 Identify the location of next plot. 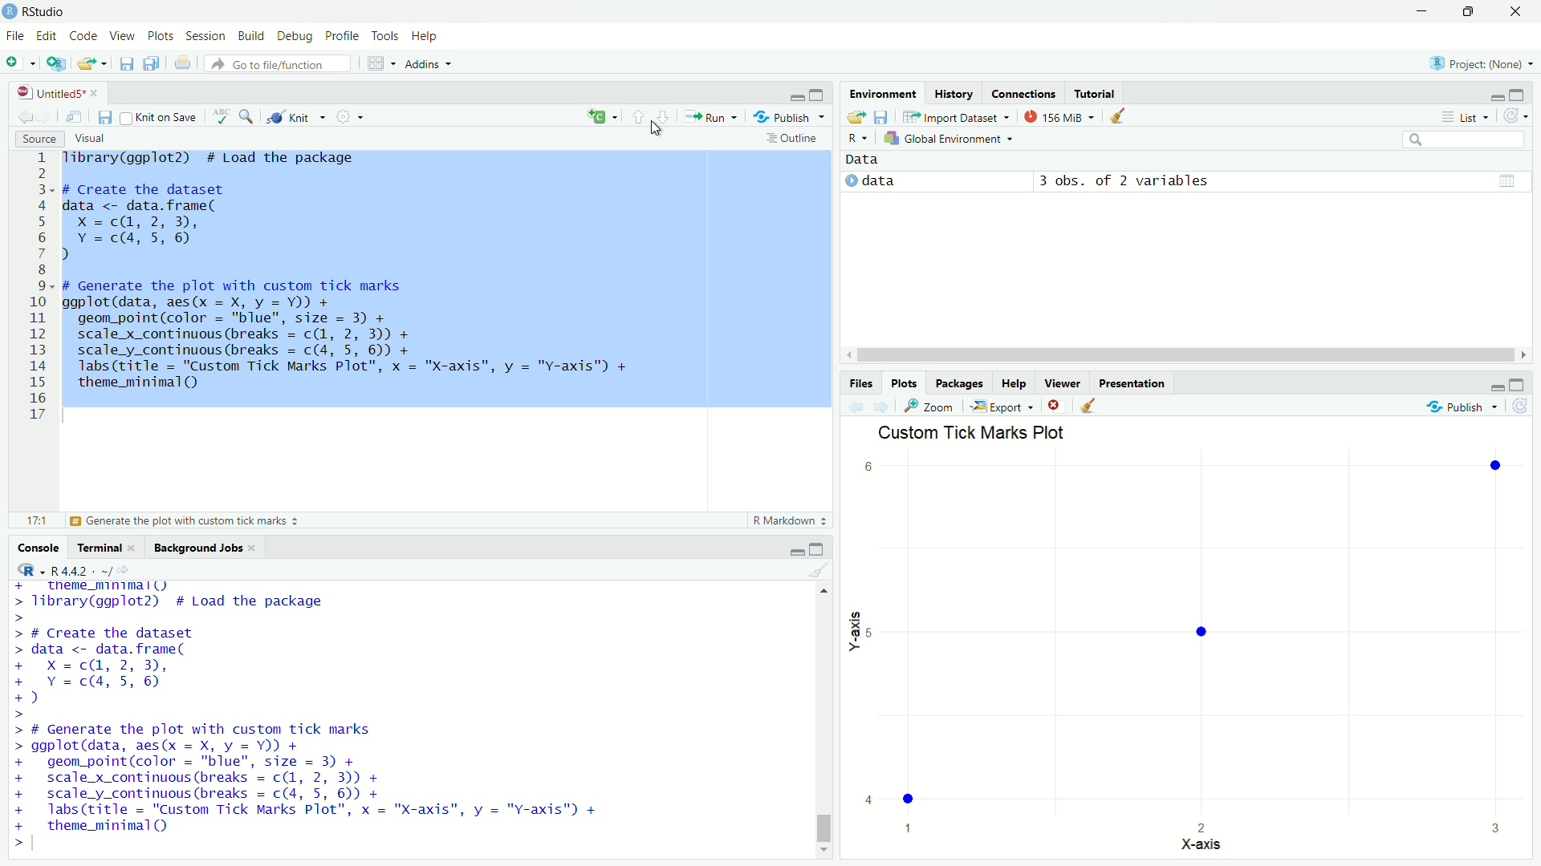
(883, 405).